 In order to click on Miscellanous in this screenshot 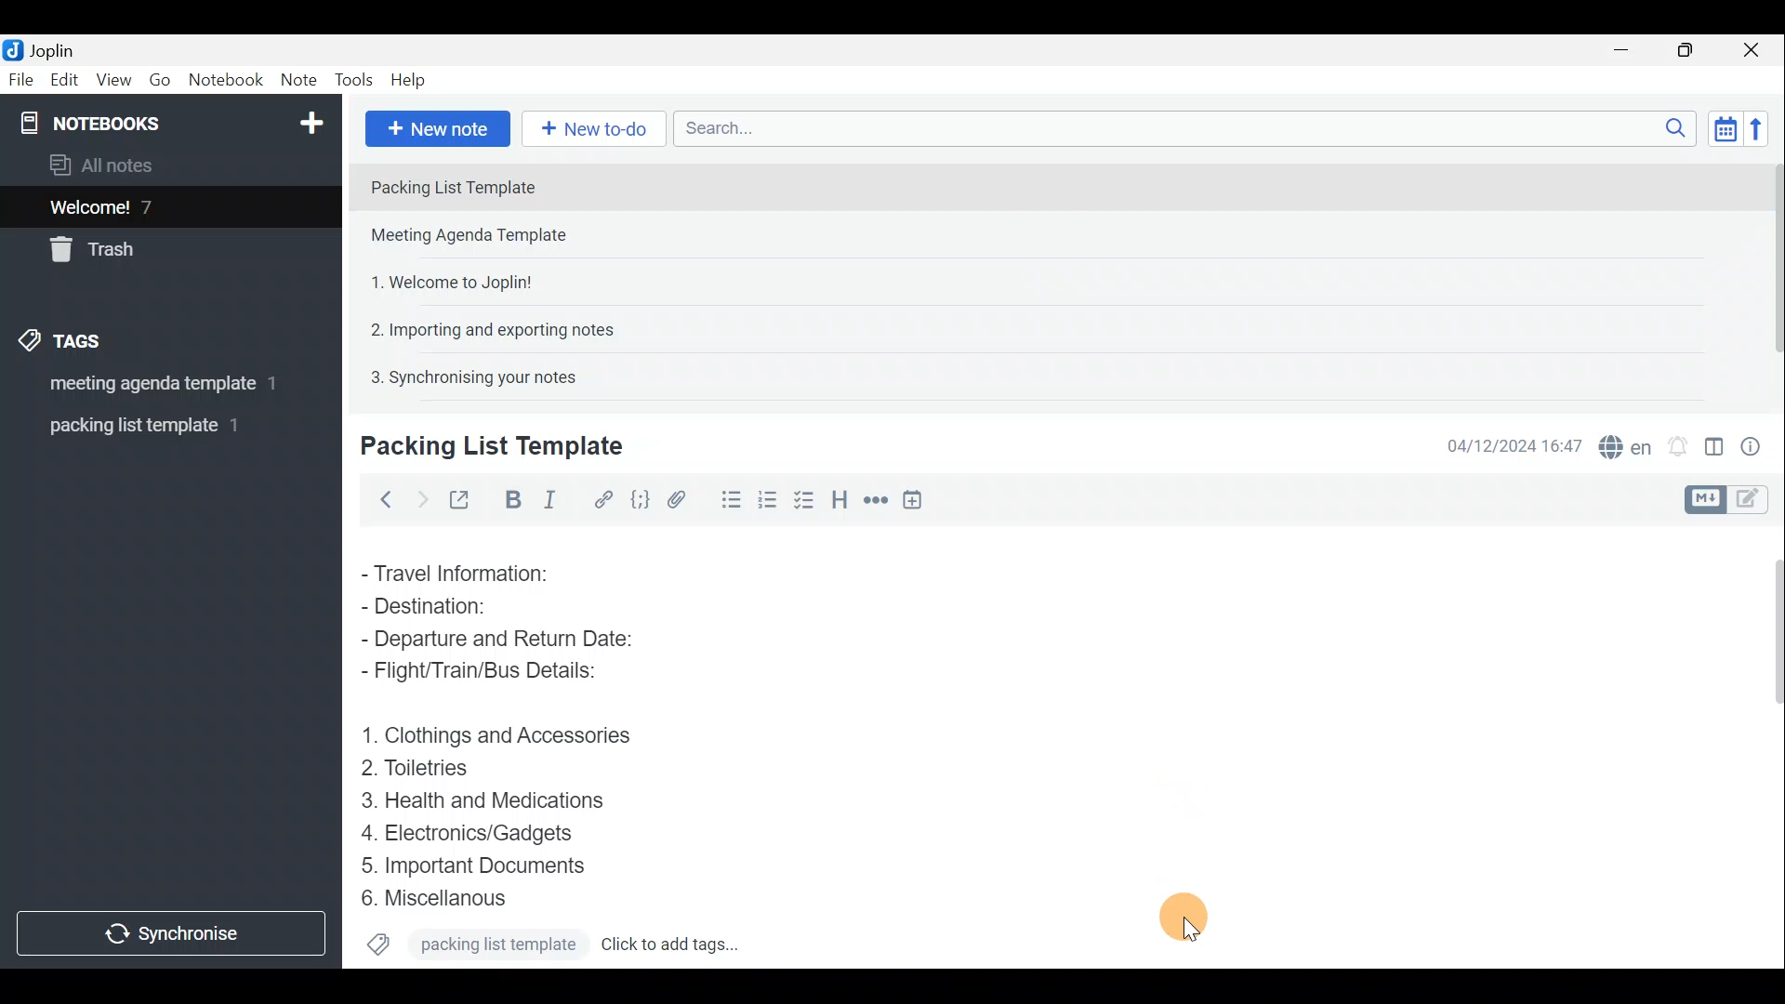, I will do `click(448, 898)`.